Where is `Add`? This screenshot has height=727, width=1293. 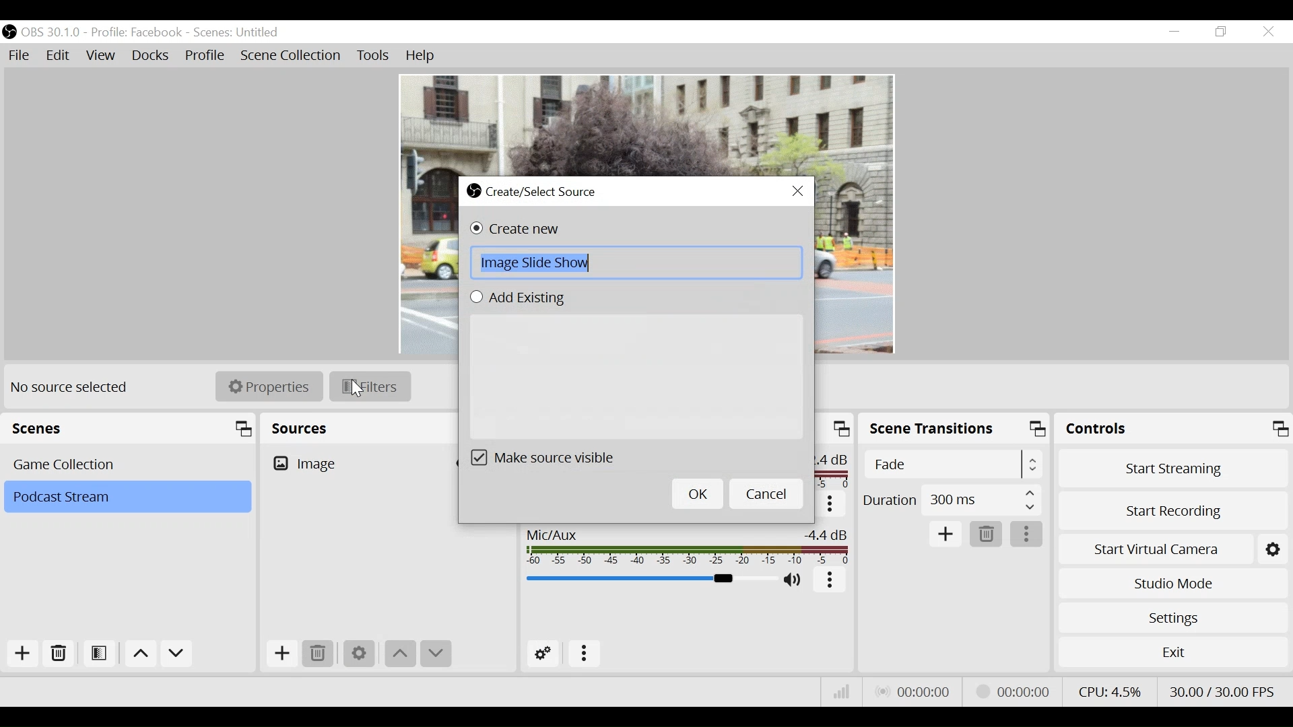 Add is located at coordinates (21, 654).